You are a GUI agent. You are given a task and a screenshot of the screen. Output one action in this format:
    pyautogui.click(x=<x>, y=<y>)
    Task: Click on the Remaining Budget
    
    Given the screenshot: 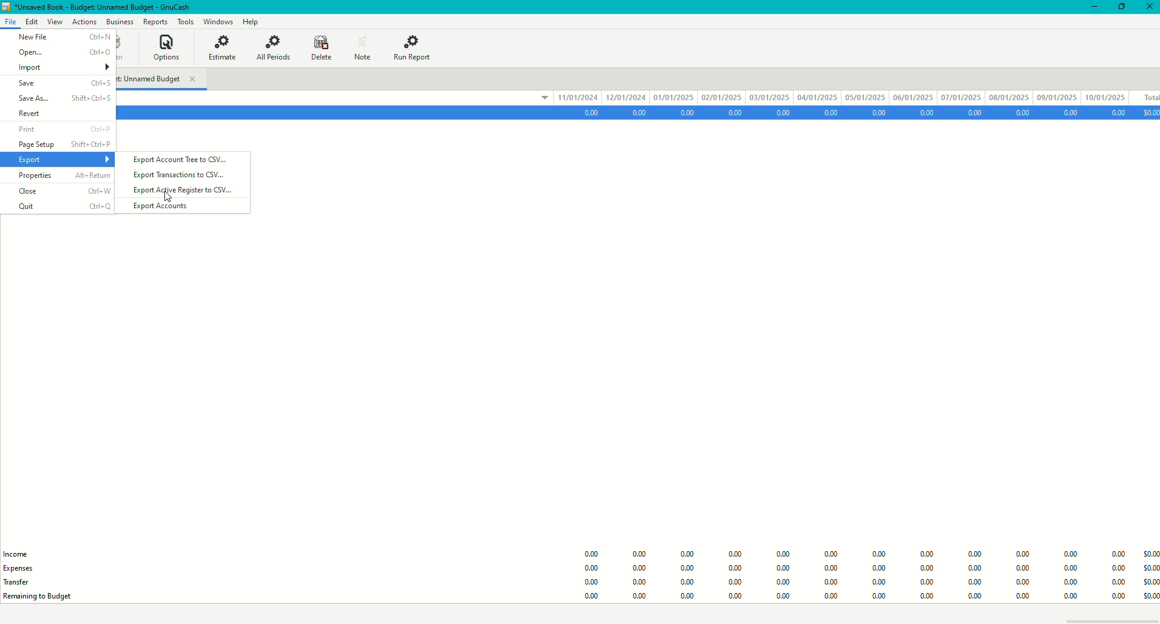 What is the action you would take?
    pyautogui.click(x=44, y=597)
    